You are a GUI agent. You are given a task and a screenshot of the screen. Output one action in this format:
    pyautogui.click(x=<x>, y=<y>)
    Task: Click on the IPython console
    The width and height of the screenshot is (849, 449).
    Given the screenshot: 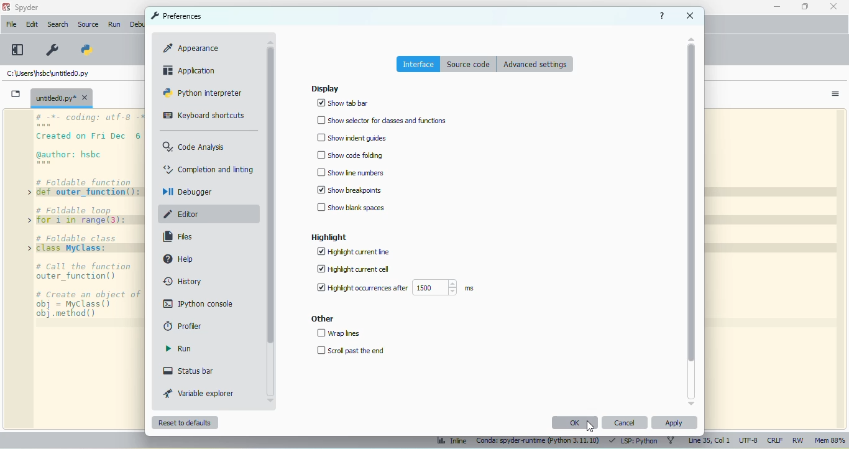 What is the action you would take?
    pyautogui.click(x=200, y=303)
    